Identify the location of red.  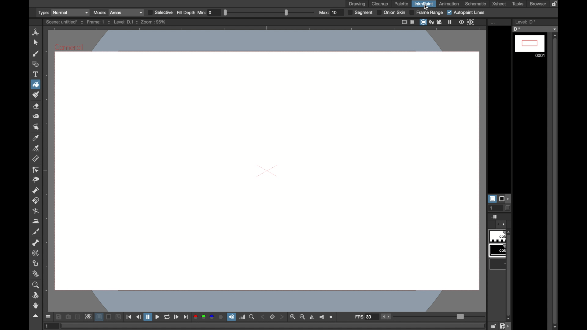
(195, 317).